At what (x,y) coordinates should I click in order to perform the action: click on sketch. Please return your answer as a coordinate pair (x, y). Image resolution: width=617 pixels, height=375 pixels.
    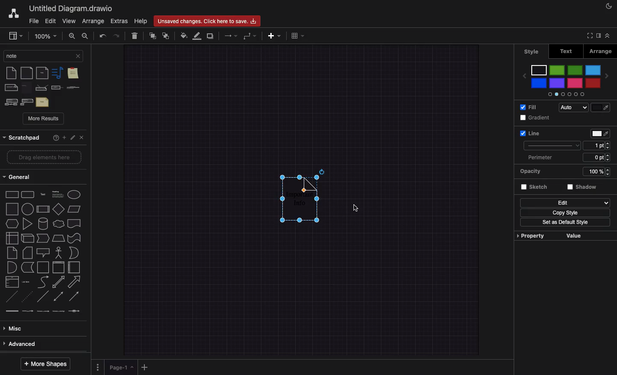
    Looking at the image, I should click on (535, 188).